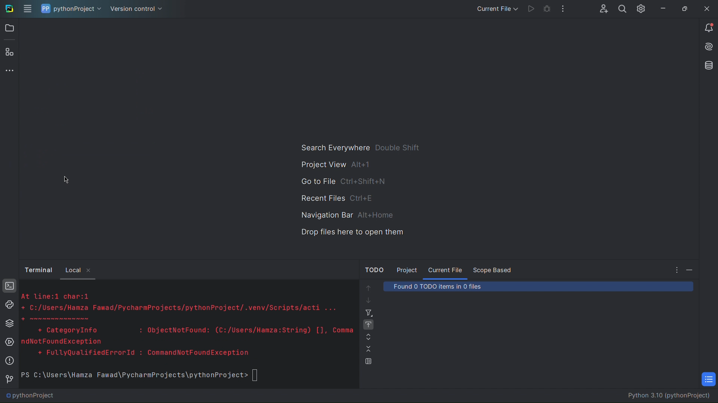  I want to click on Current File, so click(447, 267).